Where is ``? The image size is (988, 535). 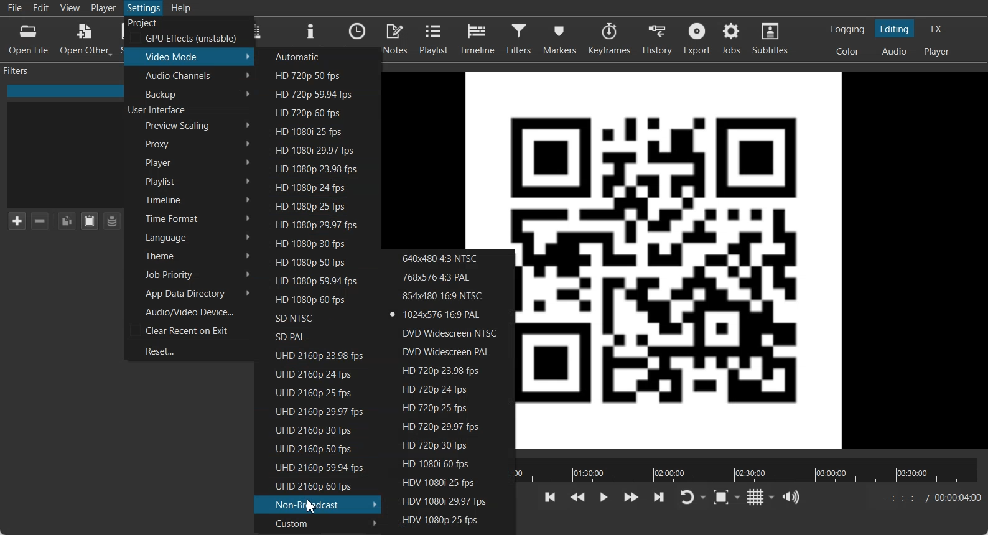  is located at coordinates (111, 221).